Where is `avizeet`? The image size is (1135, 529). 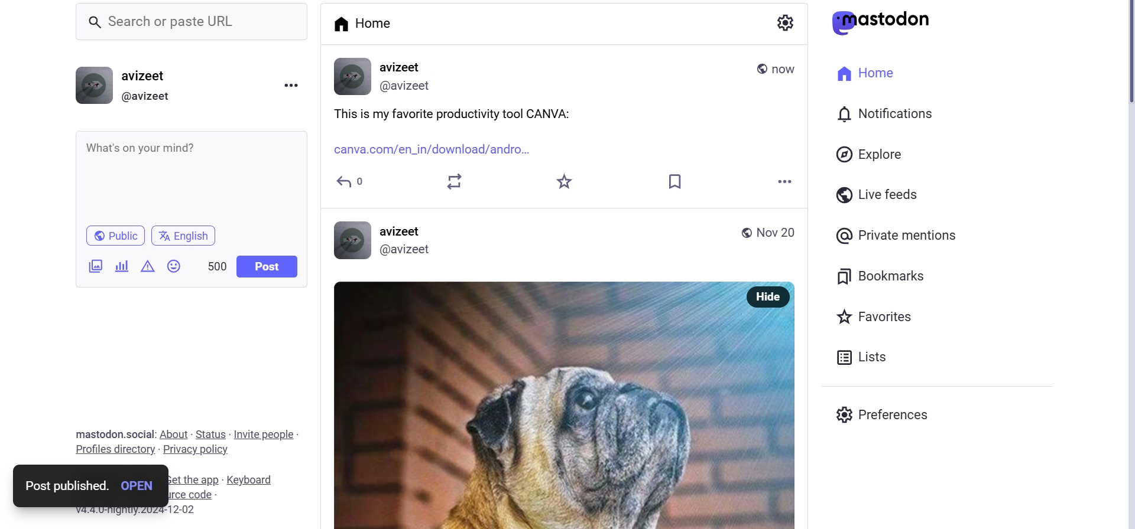
avizeet is located at coordinates (404, 67).